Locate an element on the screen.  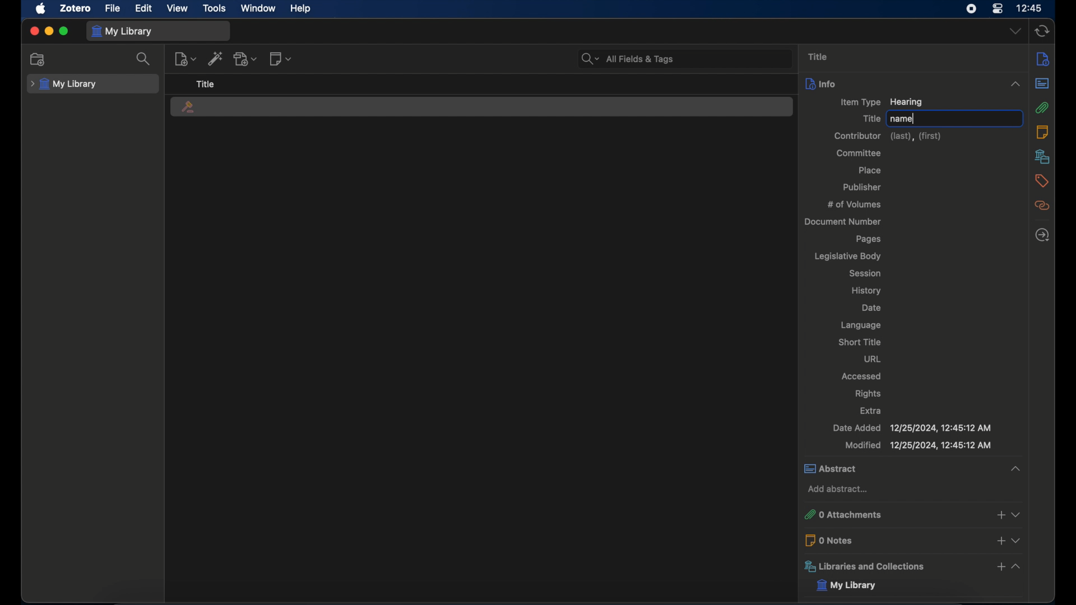
place is located at coordinates (869, 170).